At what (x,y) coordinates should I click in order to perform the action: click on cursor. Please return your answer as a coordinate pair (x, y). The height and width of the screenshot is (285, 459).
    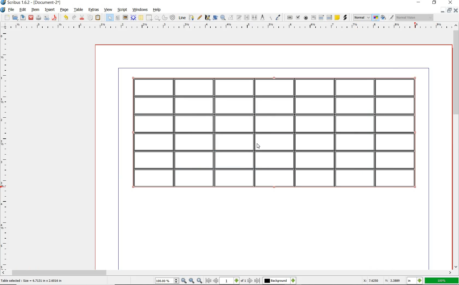
    Looking at the image, I should click on (259, 147).